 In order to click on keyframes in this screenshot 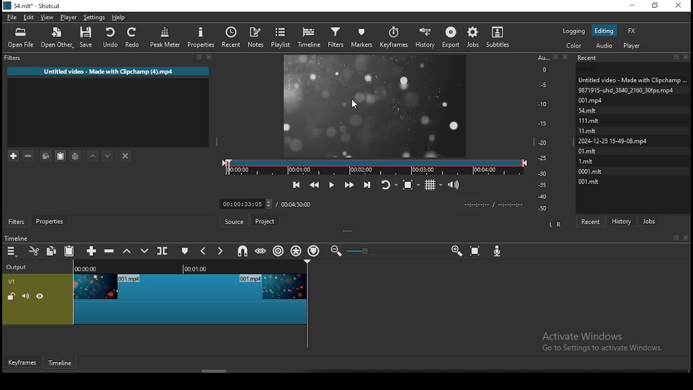, I will do `click(395, 37)`.